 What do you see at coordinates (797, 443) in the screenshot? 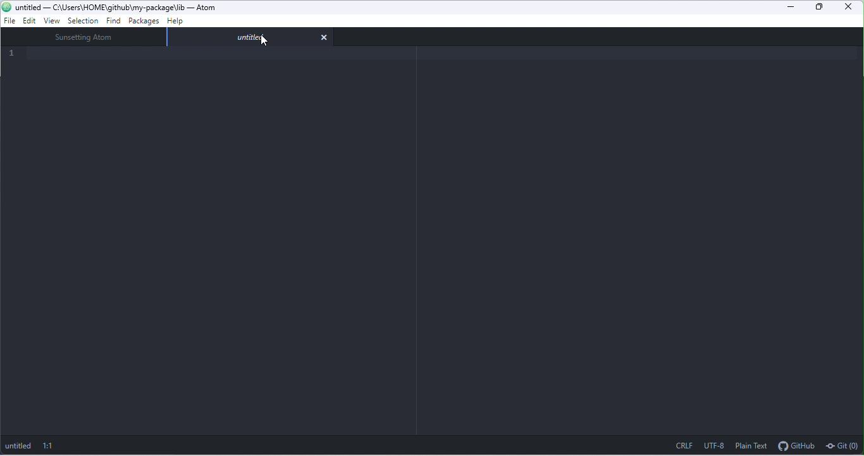
I see `github` at bounding box center [797, 443].